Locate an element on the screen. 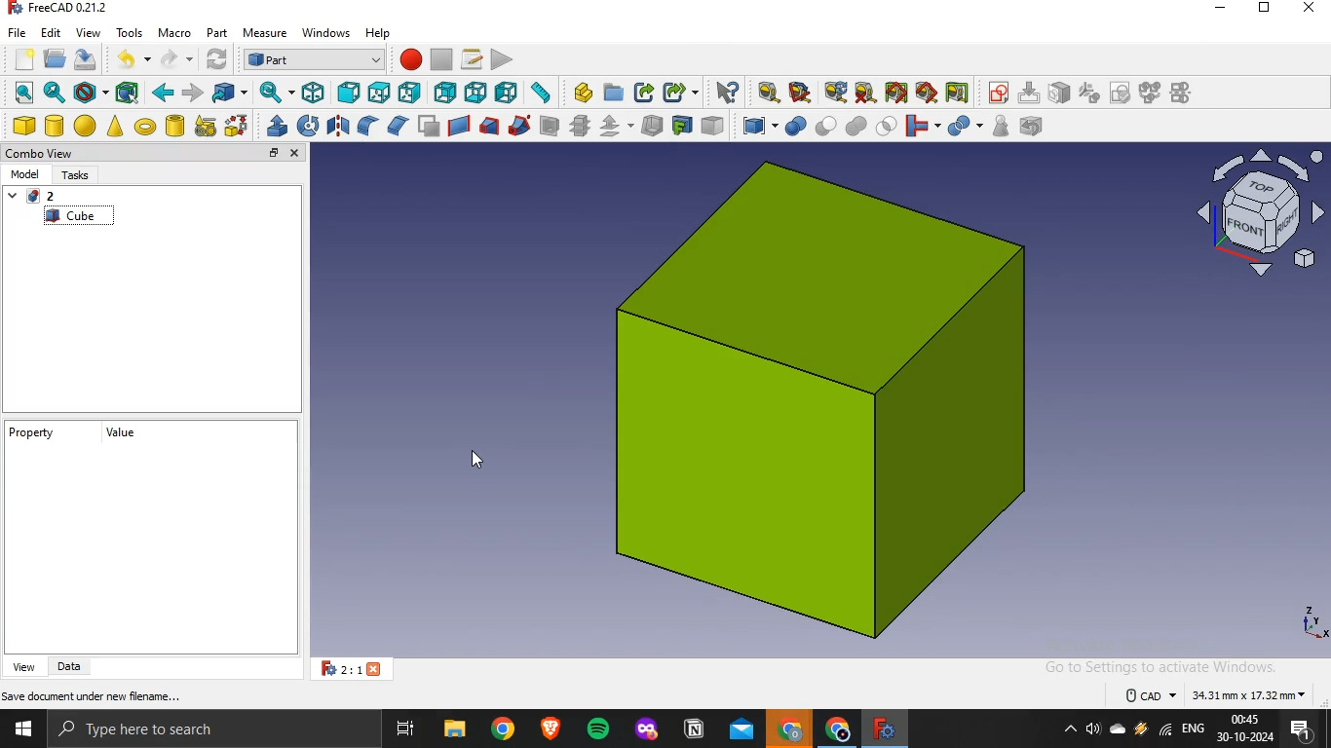 The width and height of the screenshot is (1331, 748). notifications is located at coordinates (1302, 729).